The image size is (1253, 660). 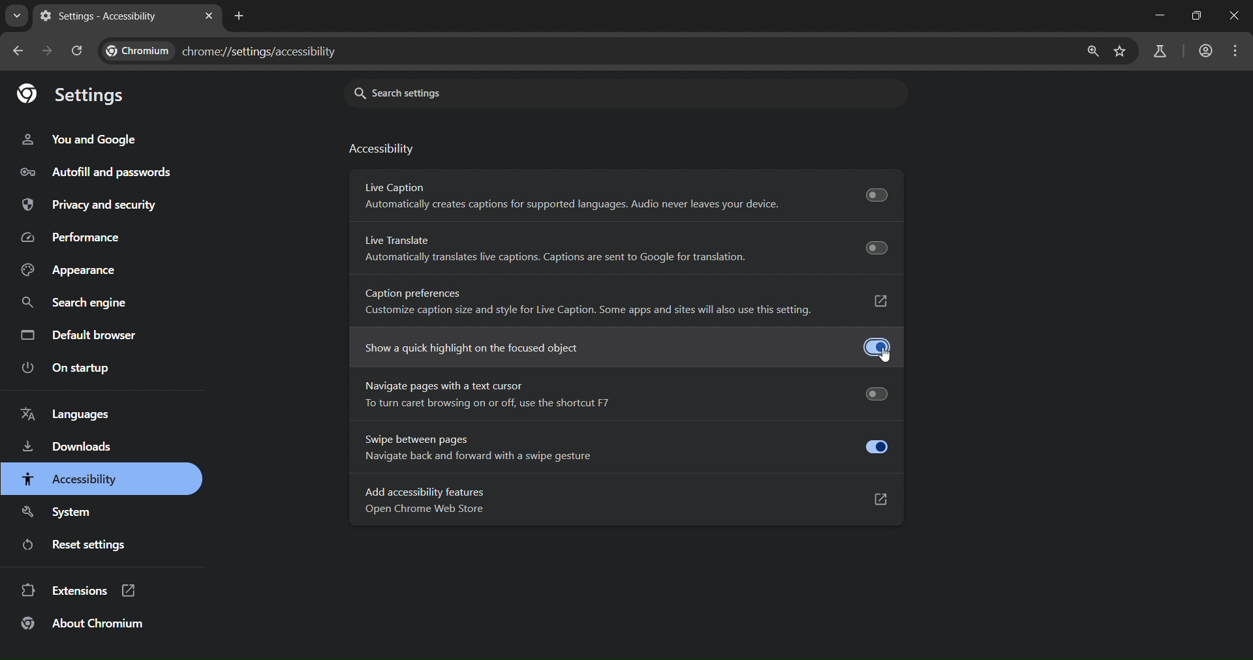 What do you see at coordinates (489, 395) in the screenshot?
I see `navigate pages with text cursor` at bounding box center [489, 395].